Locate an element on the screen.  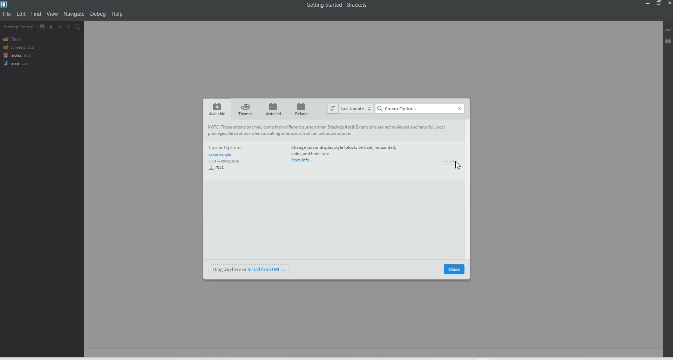
cursor is located at coordinates (458, 166).